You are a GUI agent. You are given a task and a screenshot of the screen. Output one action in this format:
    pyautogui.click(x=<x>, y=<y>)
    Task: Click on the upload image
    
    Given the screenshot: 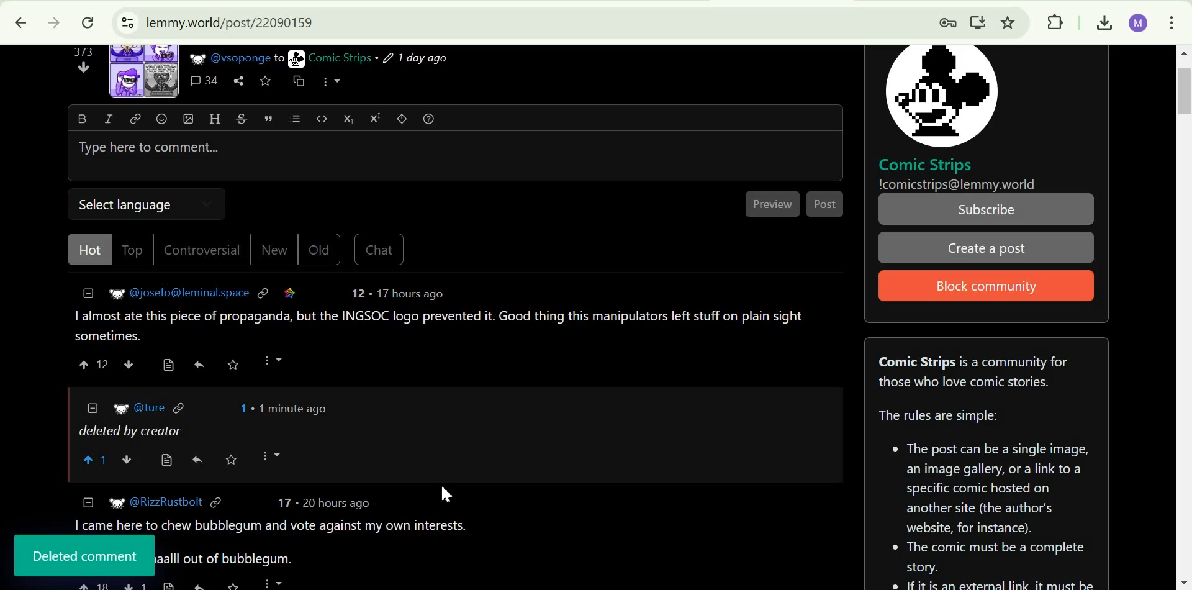 What is the action you would take?
    pyautogui.click(x=188, y=118)
    